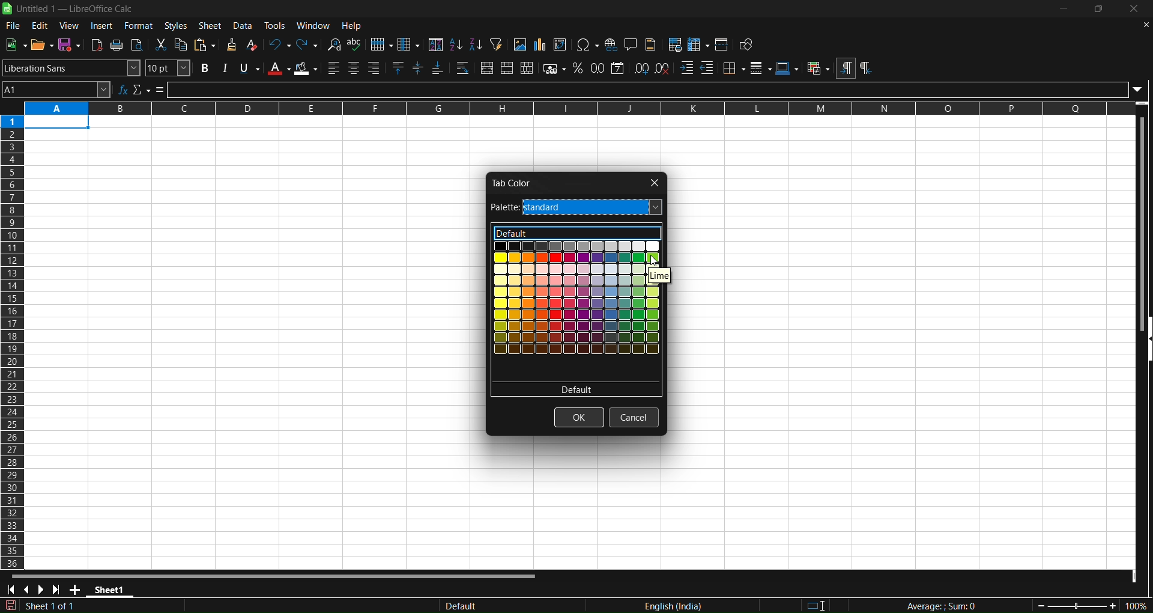 The height and width of the screenshot is (613, 1153). Describe the element at coordinates (71, 67) in the screenshot. I see `font name` at that location.